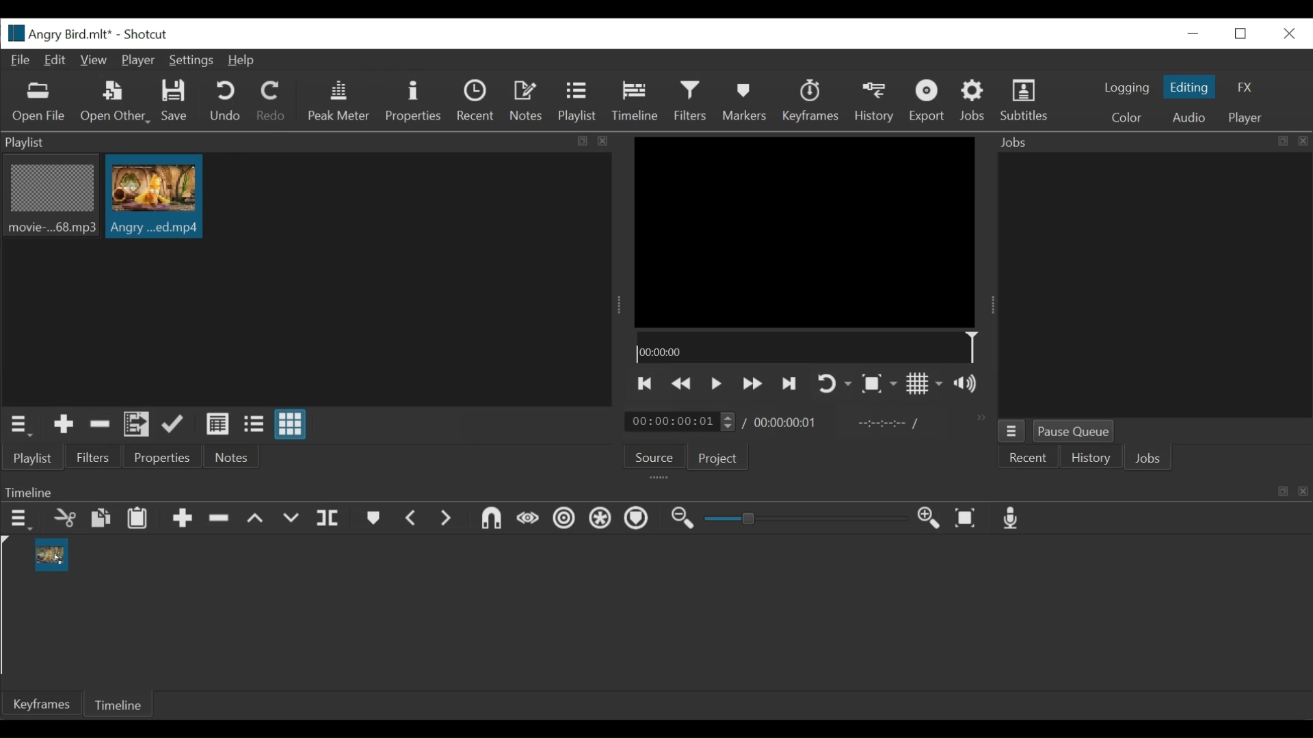  What do you see at coordinates (413, 519) in the screenshot?
I see `Previous marker` at bounding box center [413, 519].